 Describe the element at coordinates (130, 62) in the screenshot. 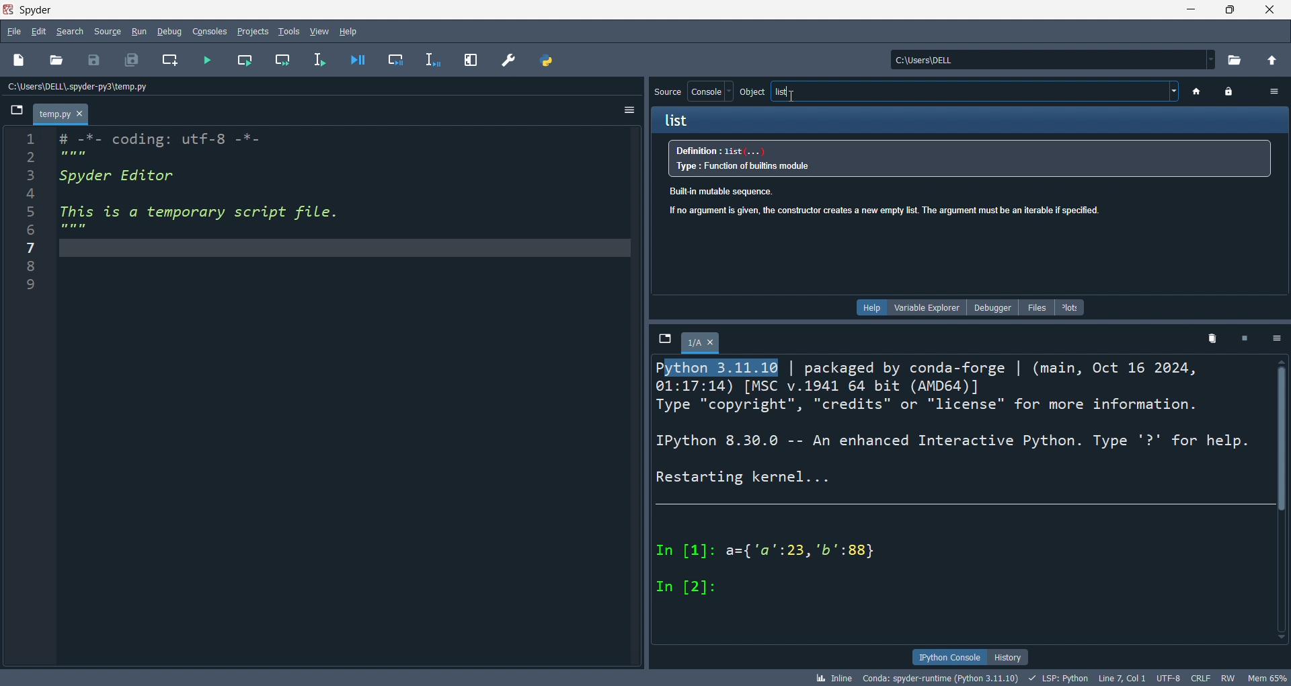

I see `save all` at that location.